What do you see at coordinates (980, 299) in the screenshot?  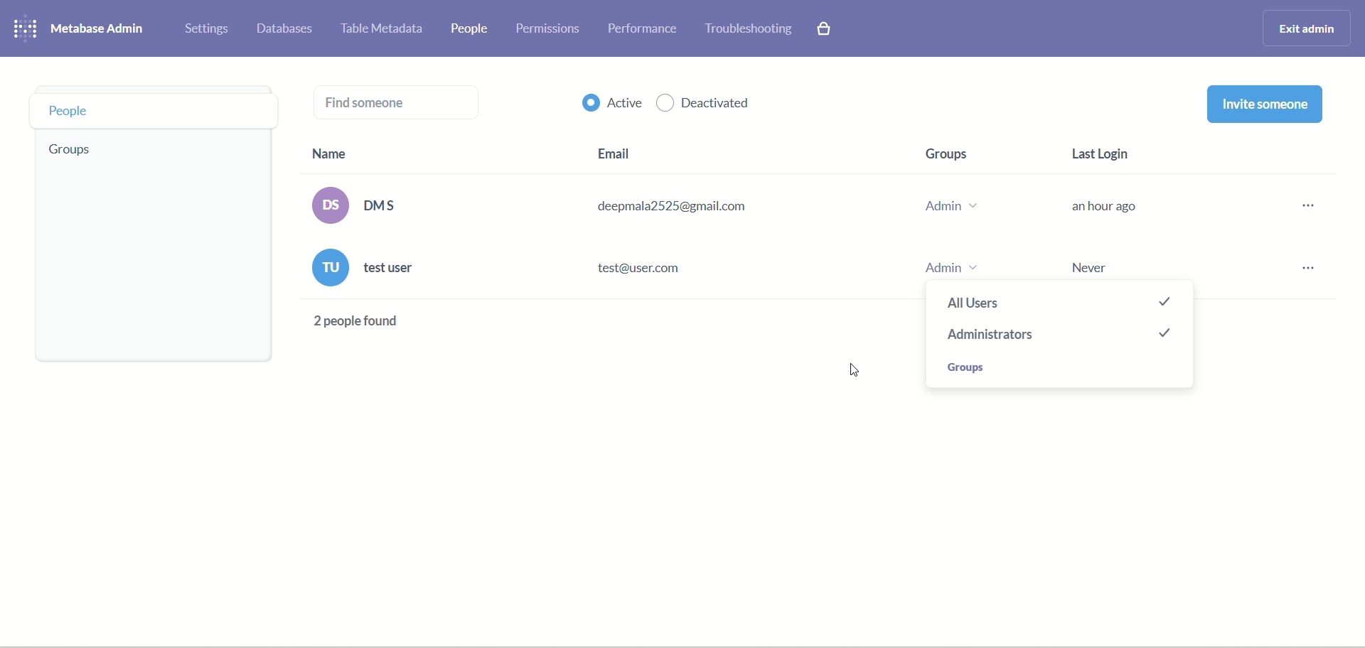 I see `all users` at bounding box center [980, 299].